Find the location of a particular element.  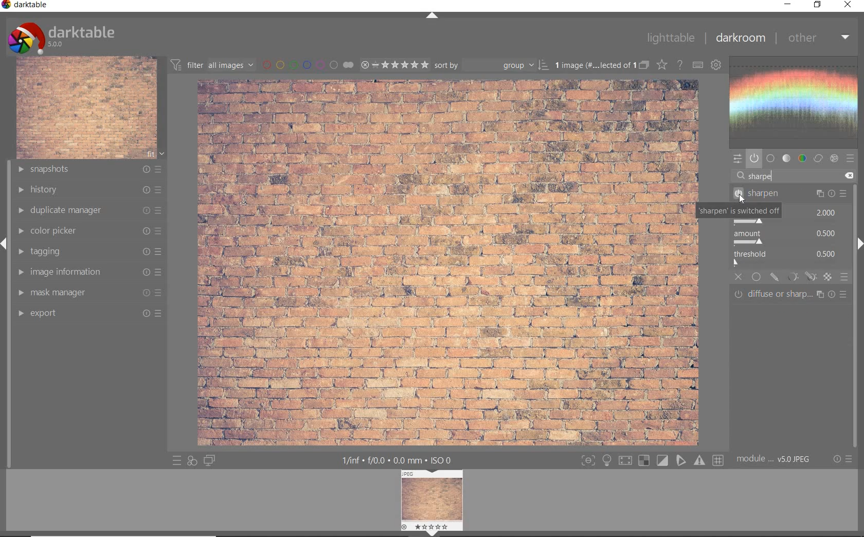

DELETED is located at coordinates (851, 176).